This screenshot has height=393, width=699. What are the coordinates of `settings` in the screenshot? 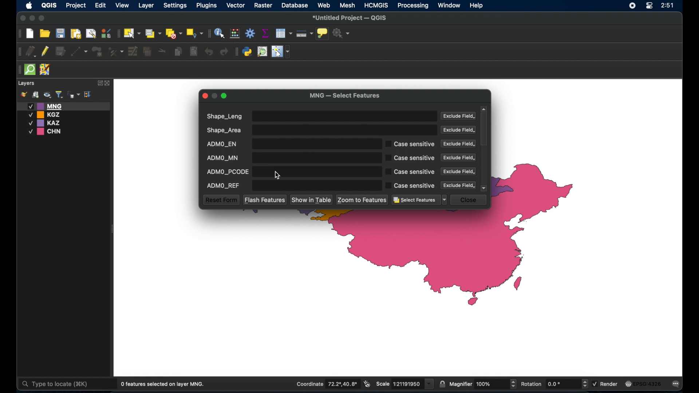 It's located at (175, 6).